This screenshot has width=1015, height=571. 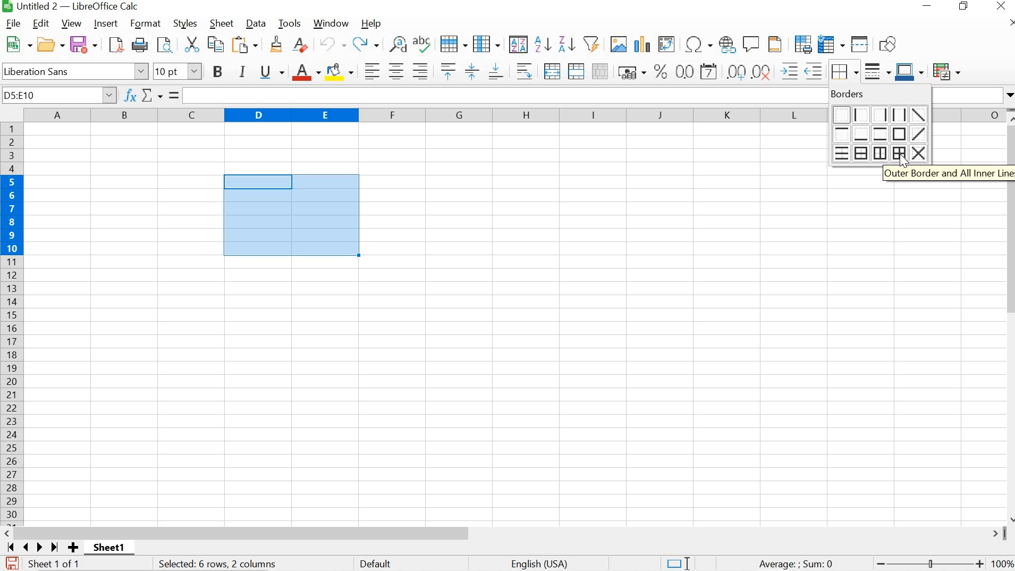 What do you see at coordinates (600, 71) in the screenshot?
I see `unmerge cells` at bounding box center [600, 71].